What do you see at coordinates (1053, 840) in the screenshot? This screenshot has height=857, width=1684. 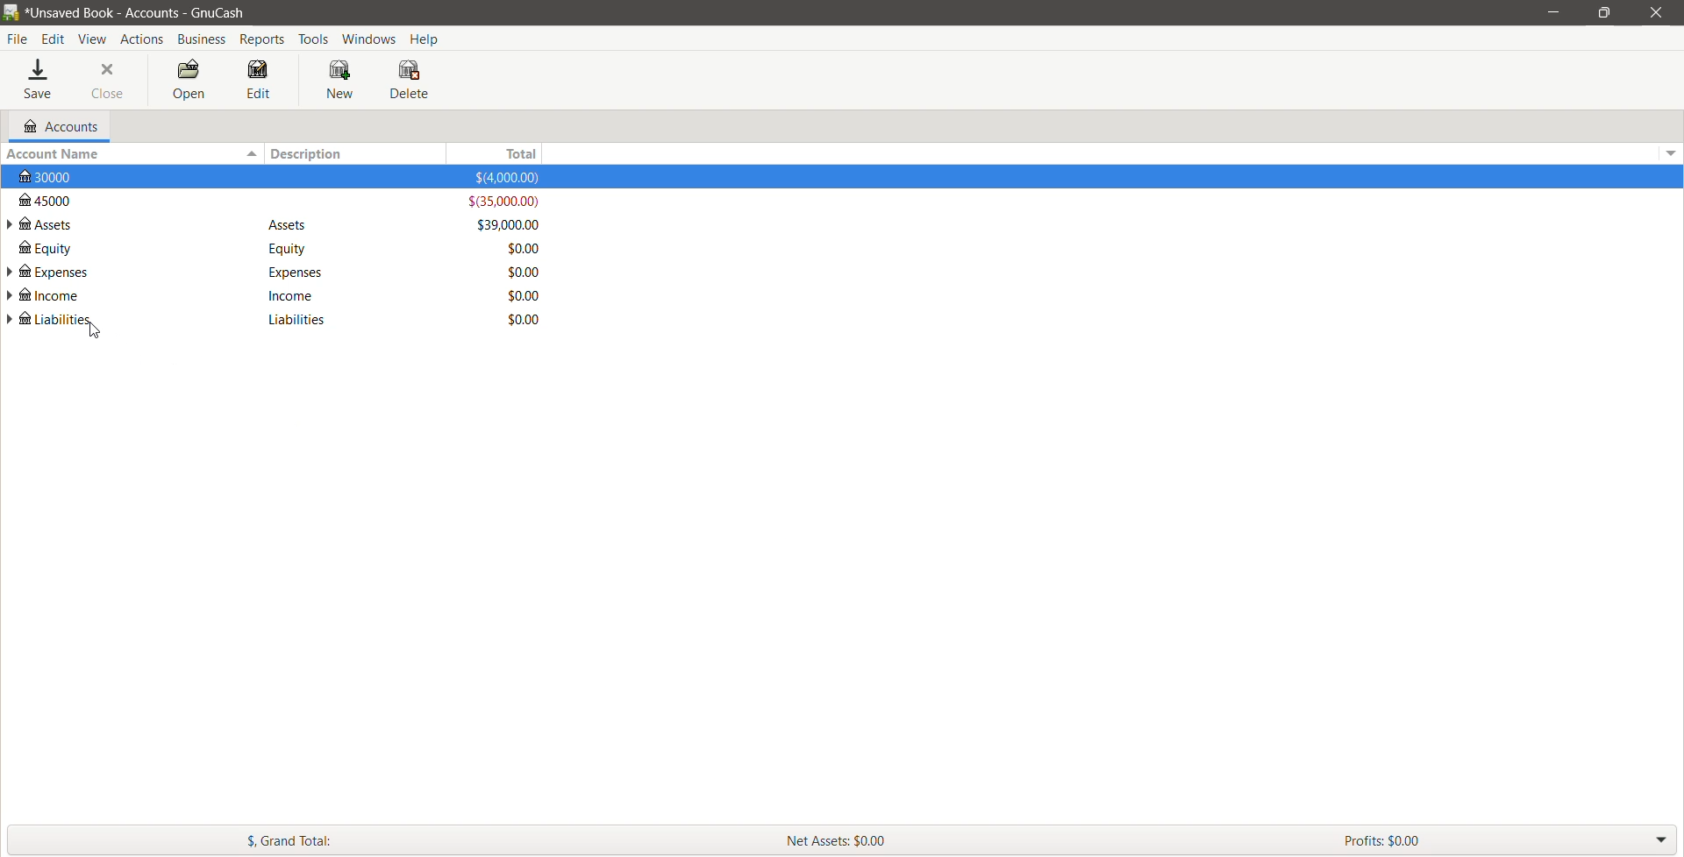 I see `Net Assets` at bounding box center [1053, 840].